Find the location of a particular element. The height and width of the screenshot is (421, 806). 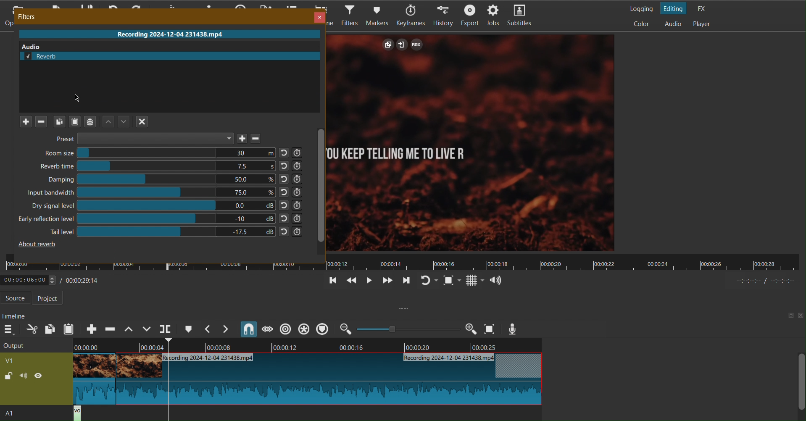

Output is located at coordinates (34, 372).